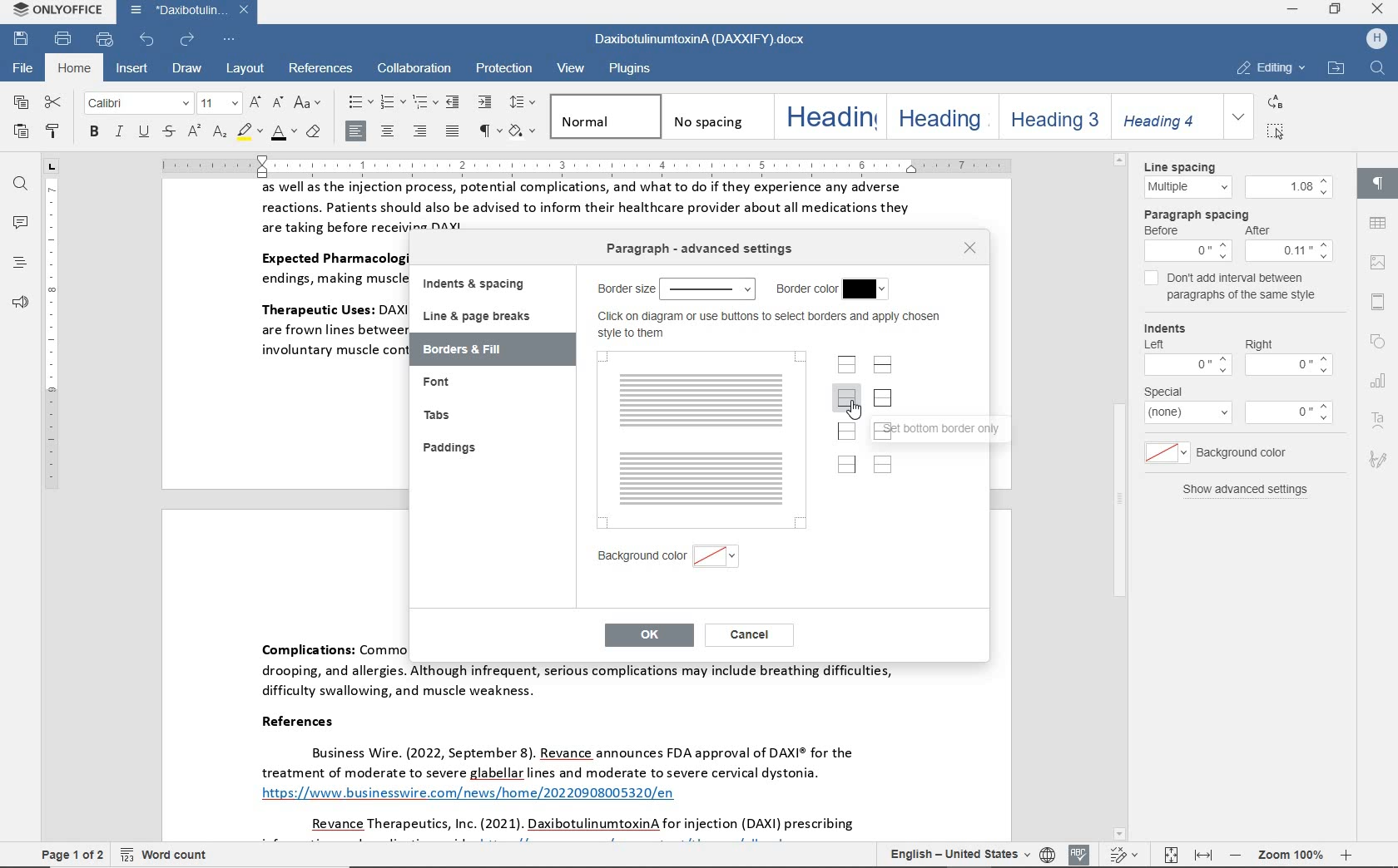  Describe the element at coordinates (697, 41) in the screenshot. I see `document name` at that location.